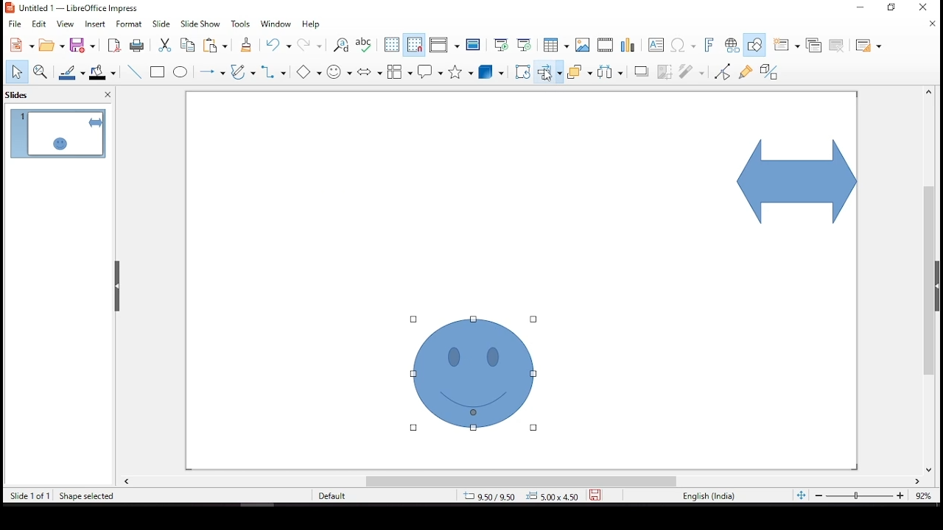 This screenshot has height=530, width=943. What do you see at coordinates (431, 73) in the screenshot?
I see `callout shapes` at bounding box center [431, 73].